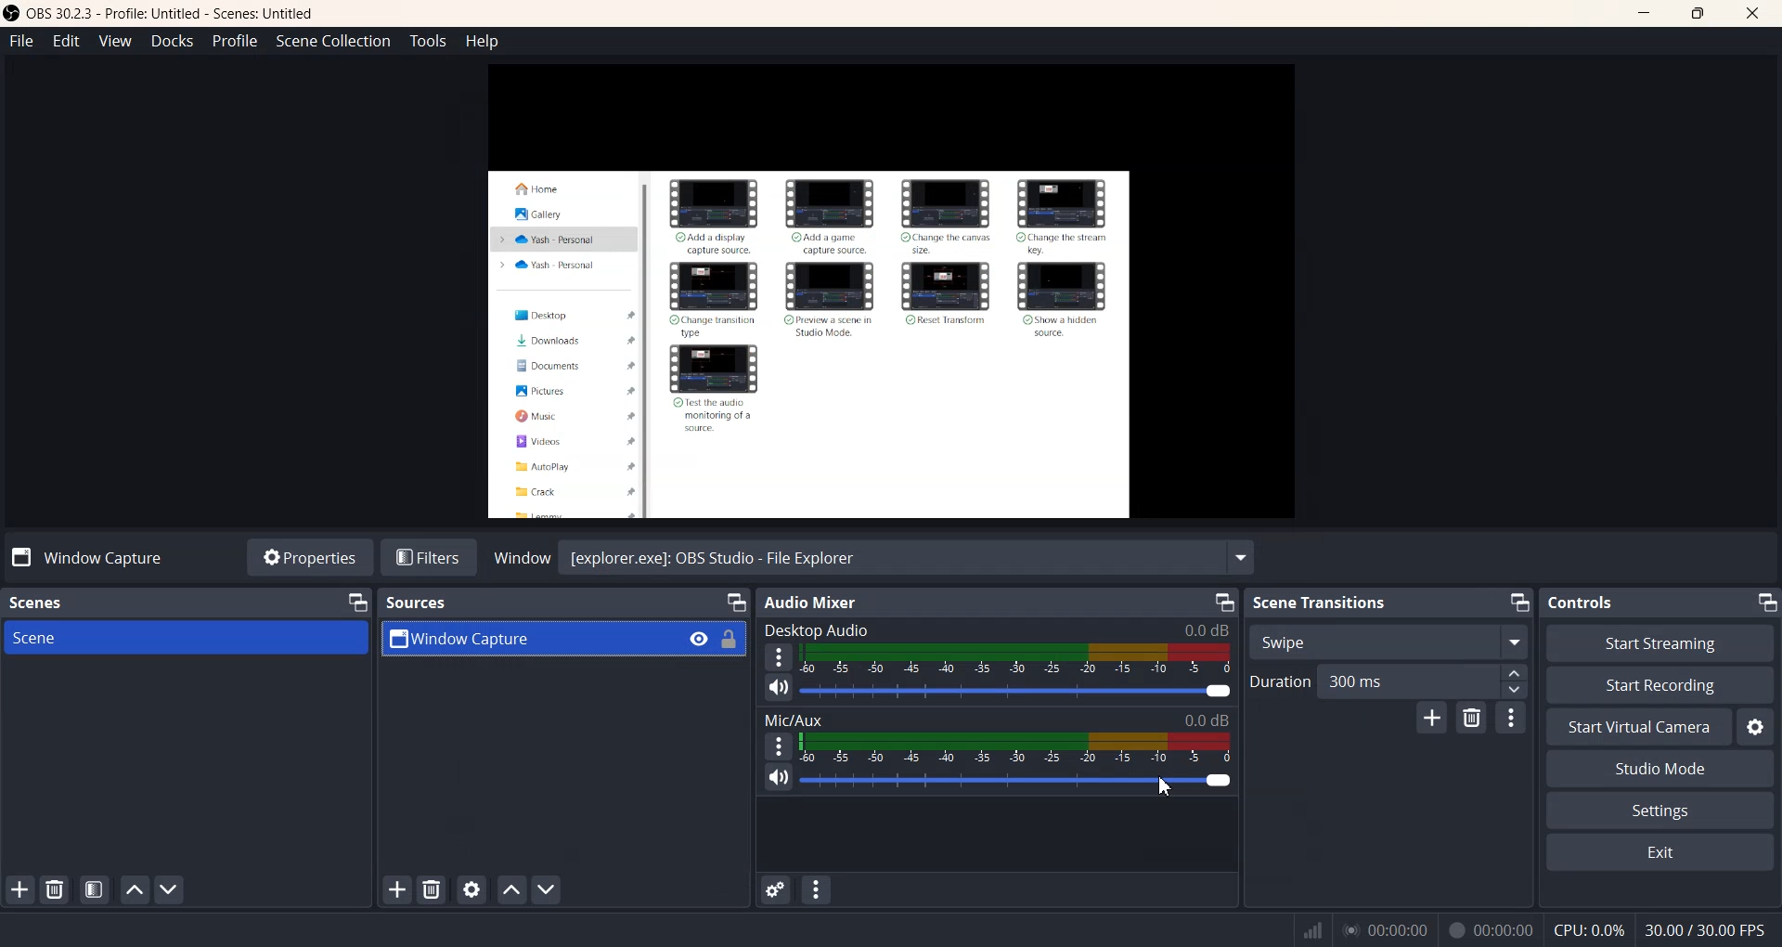  I want to click on Desktop Audio 0.0 dB, so click(997, 629).